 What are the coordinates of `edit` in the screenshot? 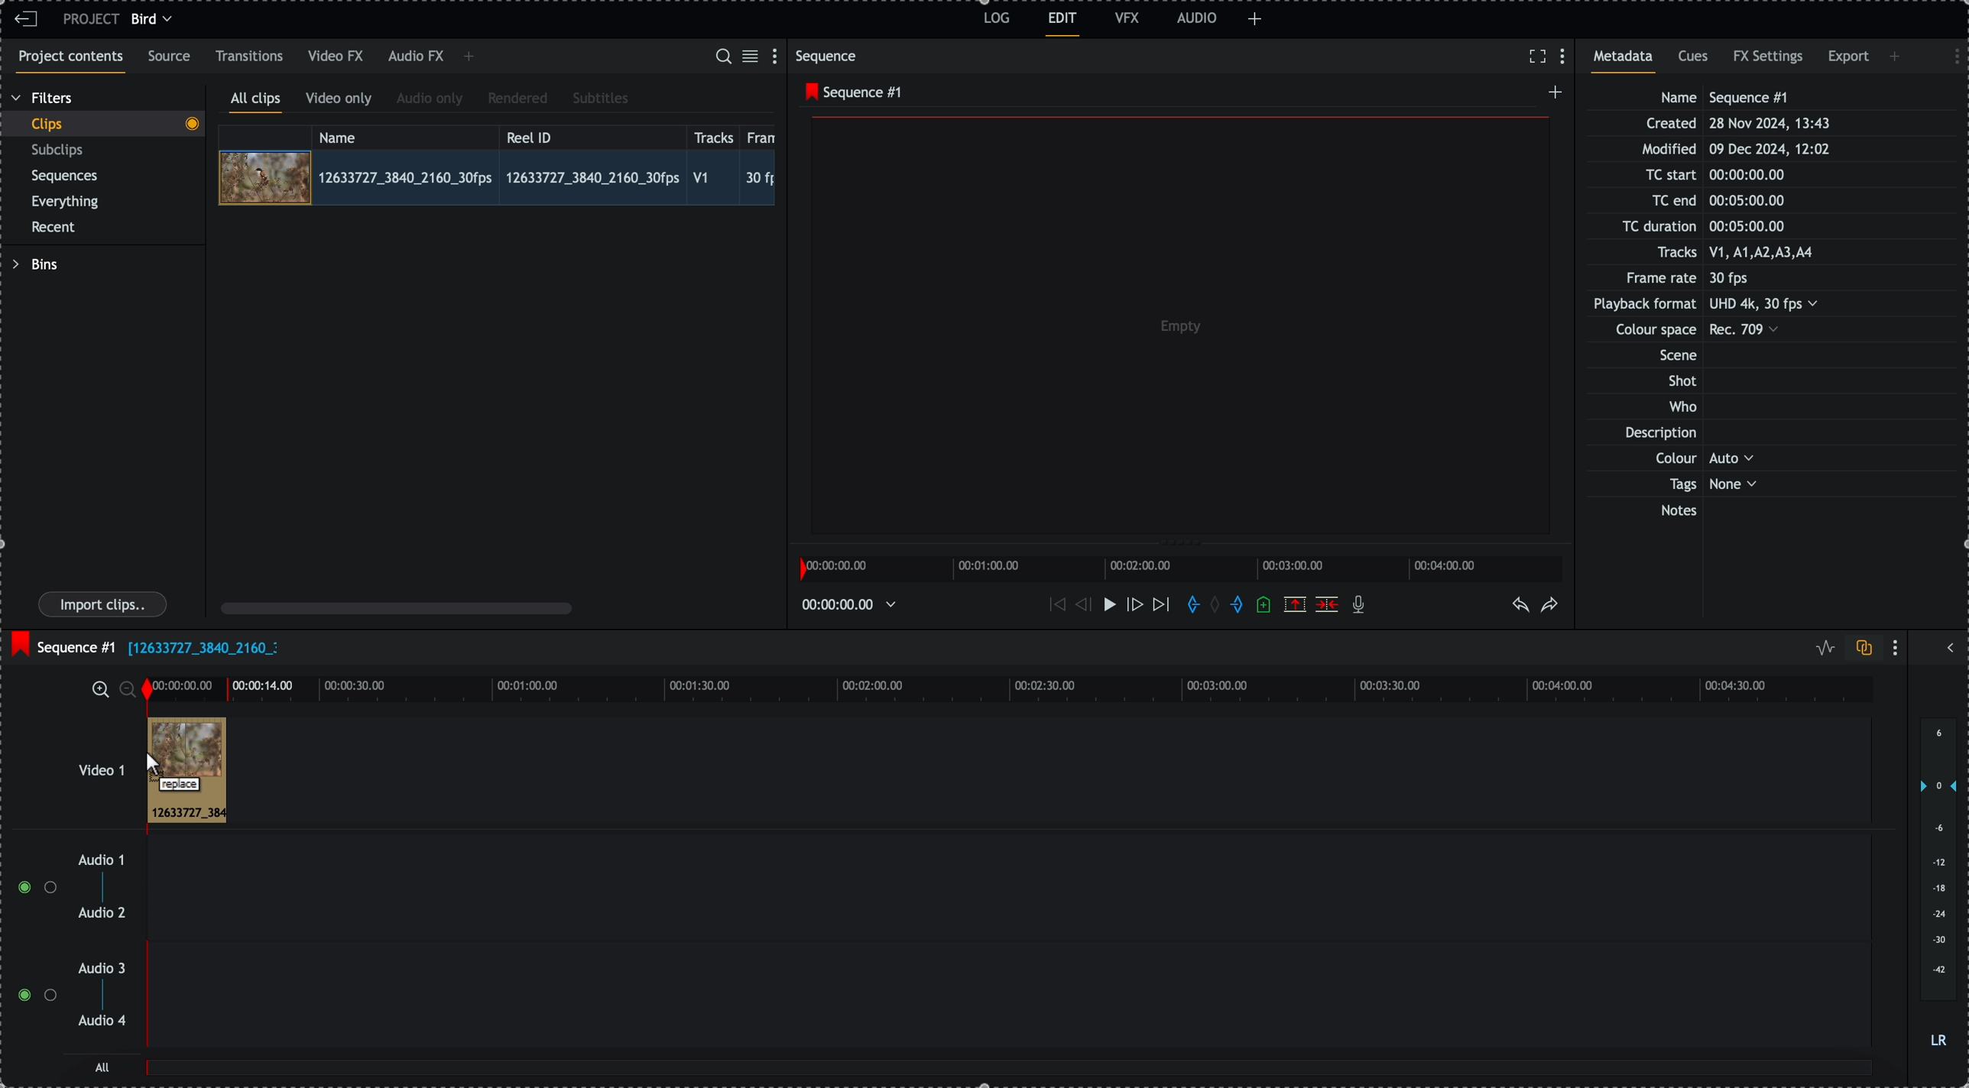 It's located at (1063, 24).